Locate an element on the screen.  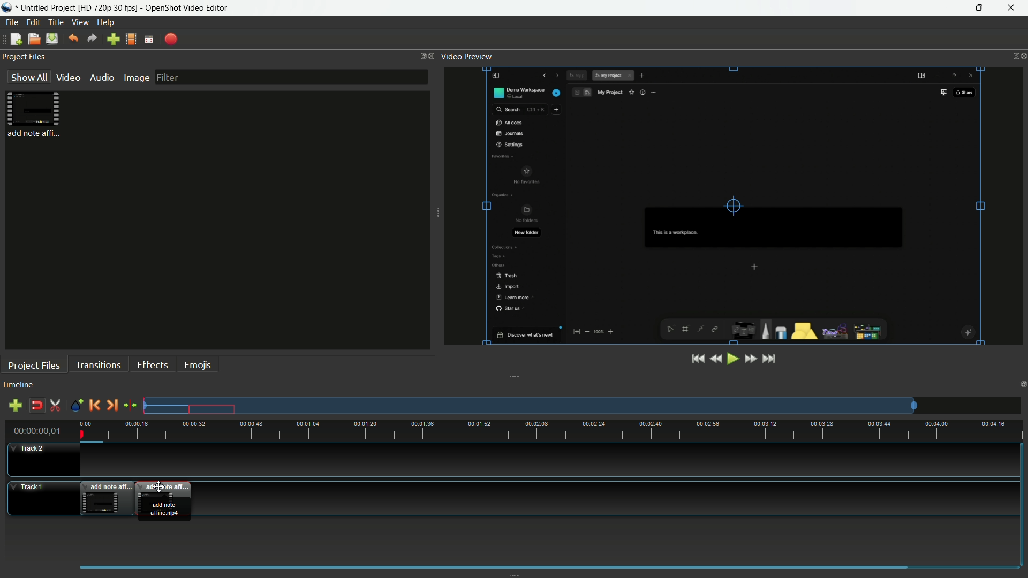
play or pause is located at coordinates (732, 359).